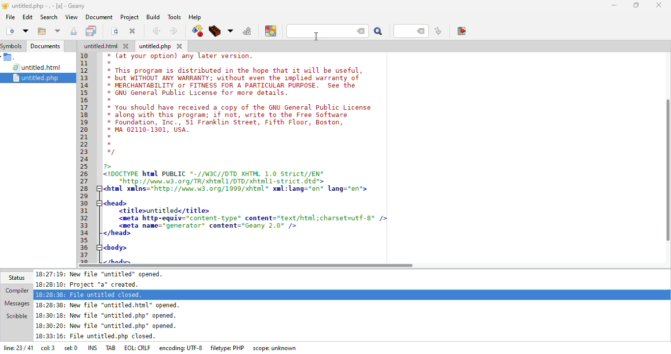 The height and width of the screenshot is (354, 671). What do you see at coordinates (198, 93) in the screenshot?
I see `* GNU General Public License for more details.` at bounding box center [198, 93].